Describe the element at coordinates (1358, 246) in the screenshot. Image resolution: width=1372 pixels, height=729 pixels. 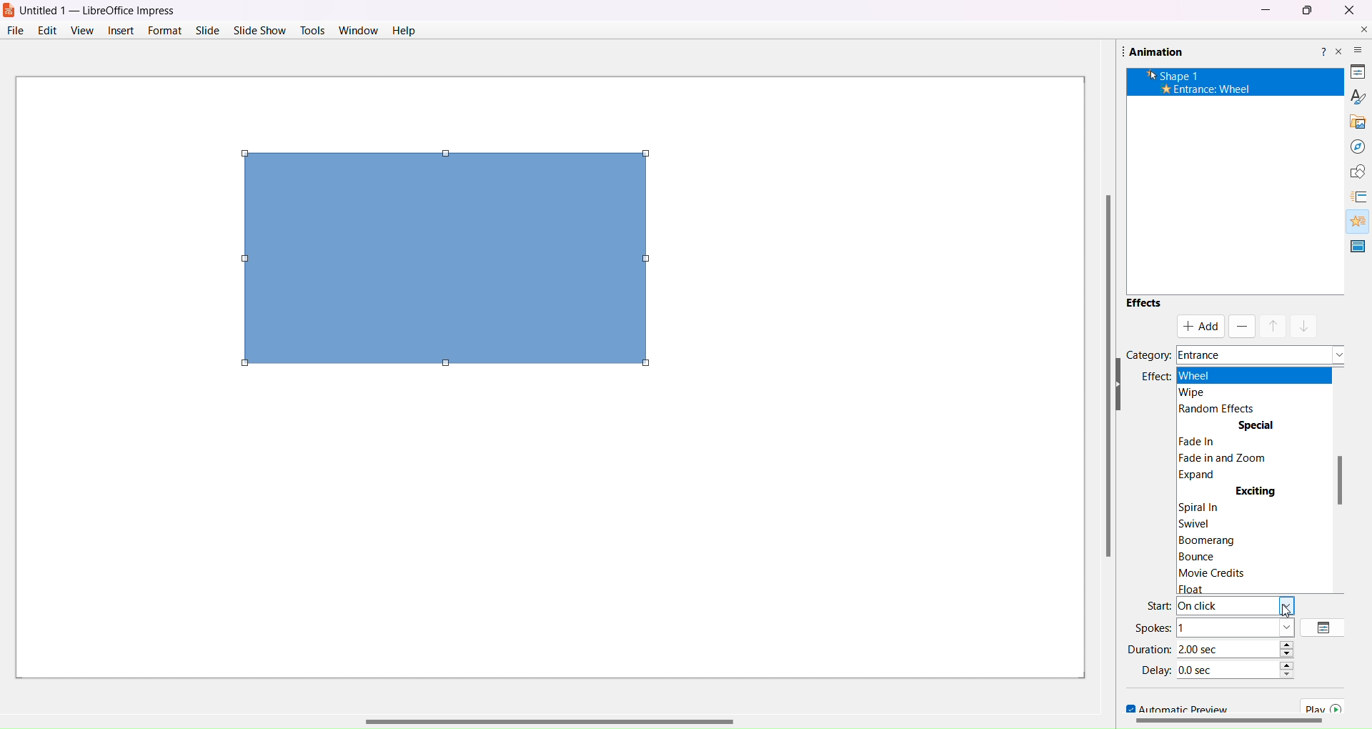
I see `Master Slide` at that location.